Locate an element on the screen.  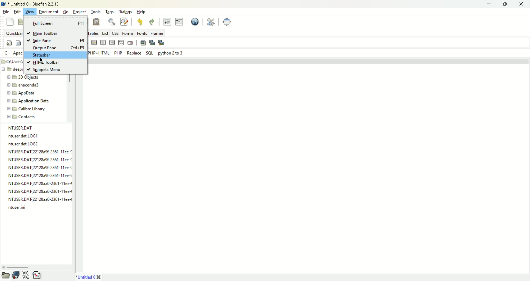
ntuser.dat.LOG2 is located at coordinates (25, 144).